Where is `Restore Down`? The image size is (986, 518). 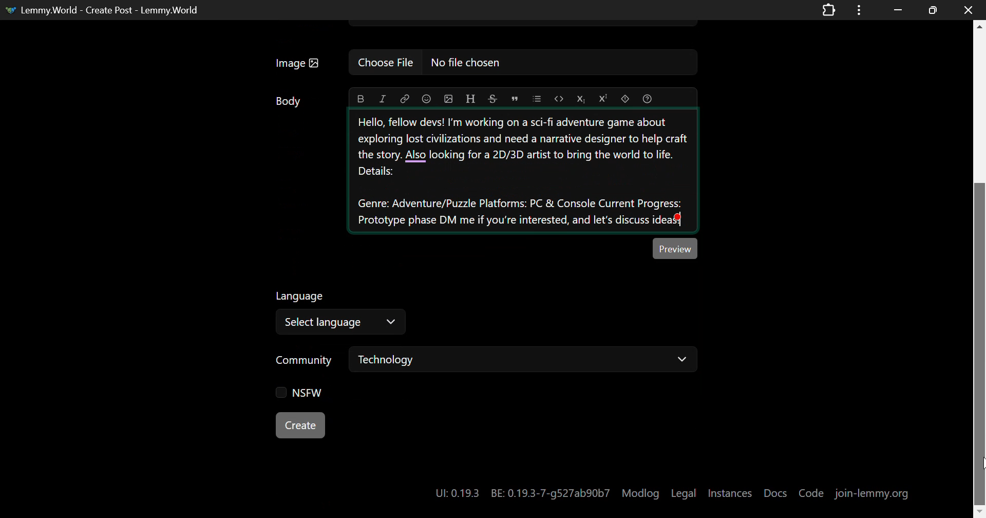 Restore Down is located at coordinates (898, 10).